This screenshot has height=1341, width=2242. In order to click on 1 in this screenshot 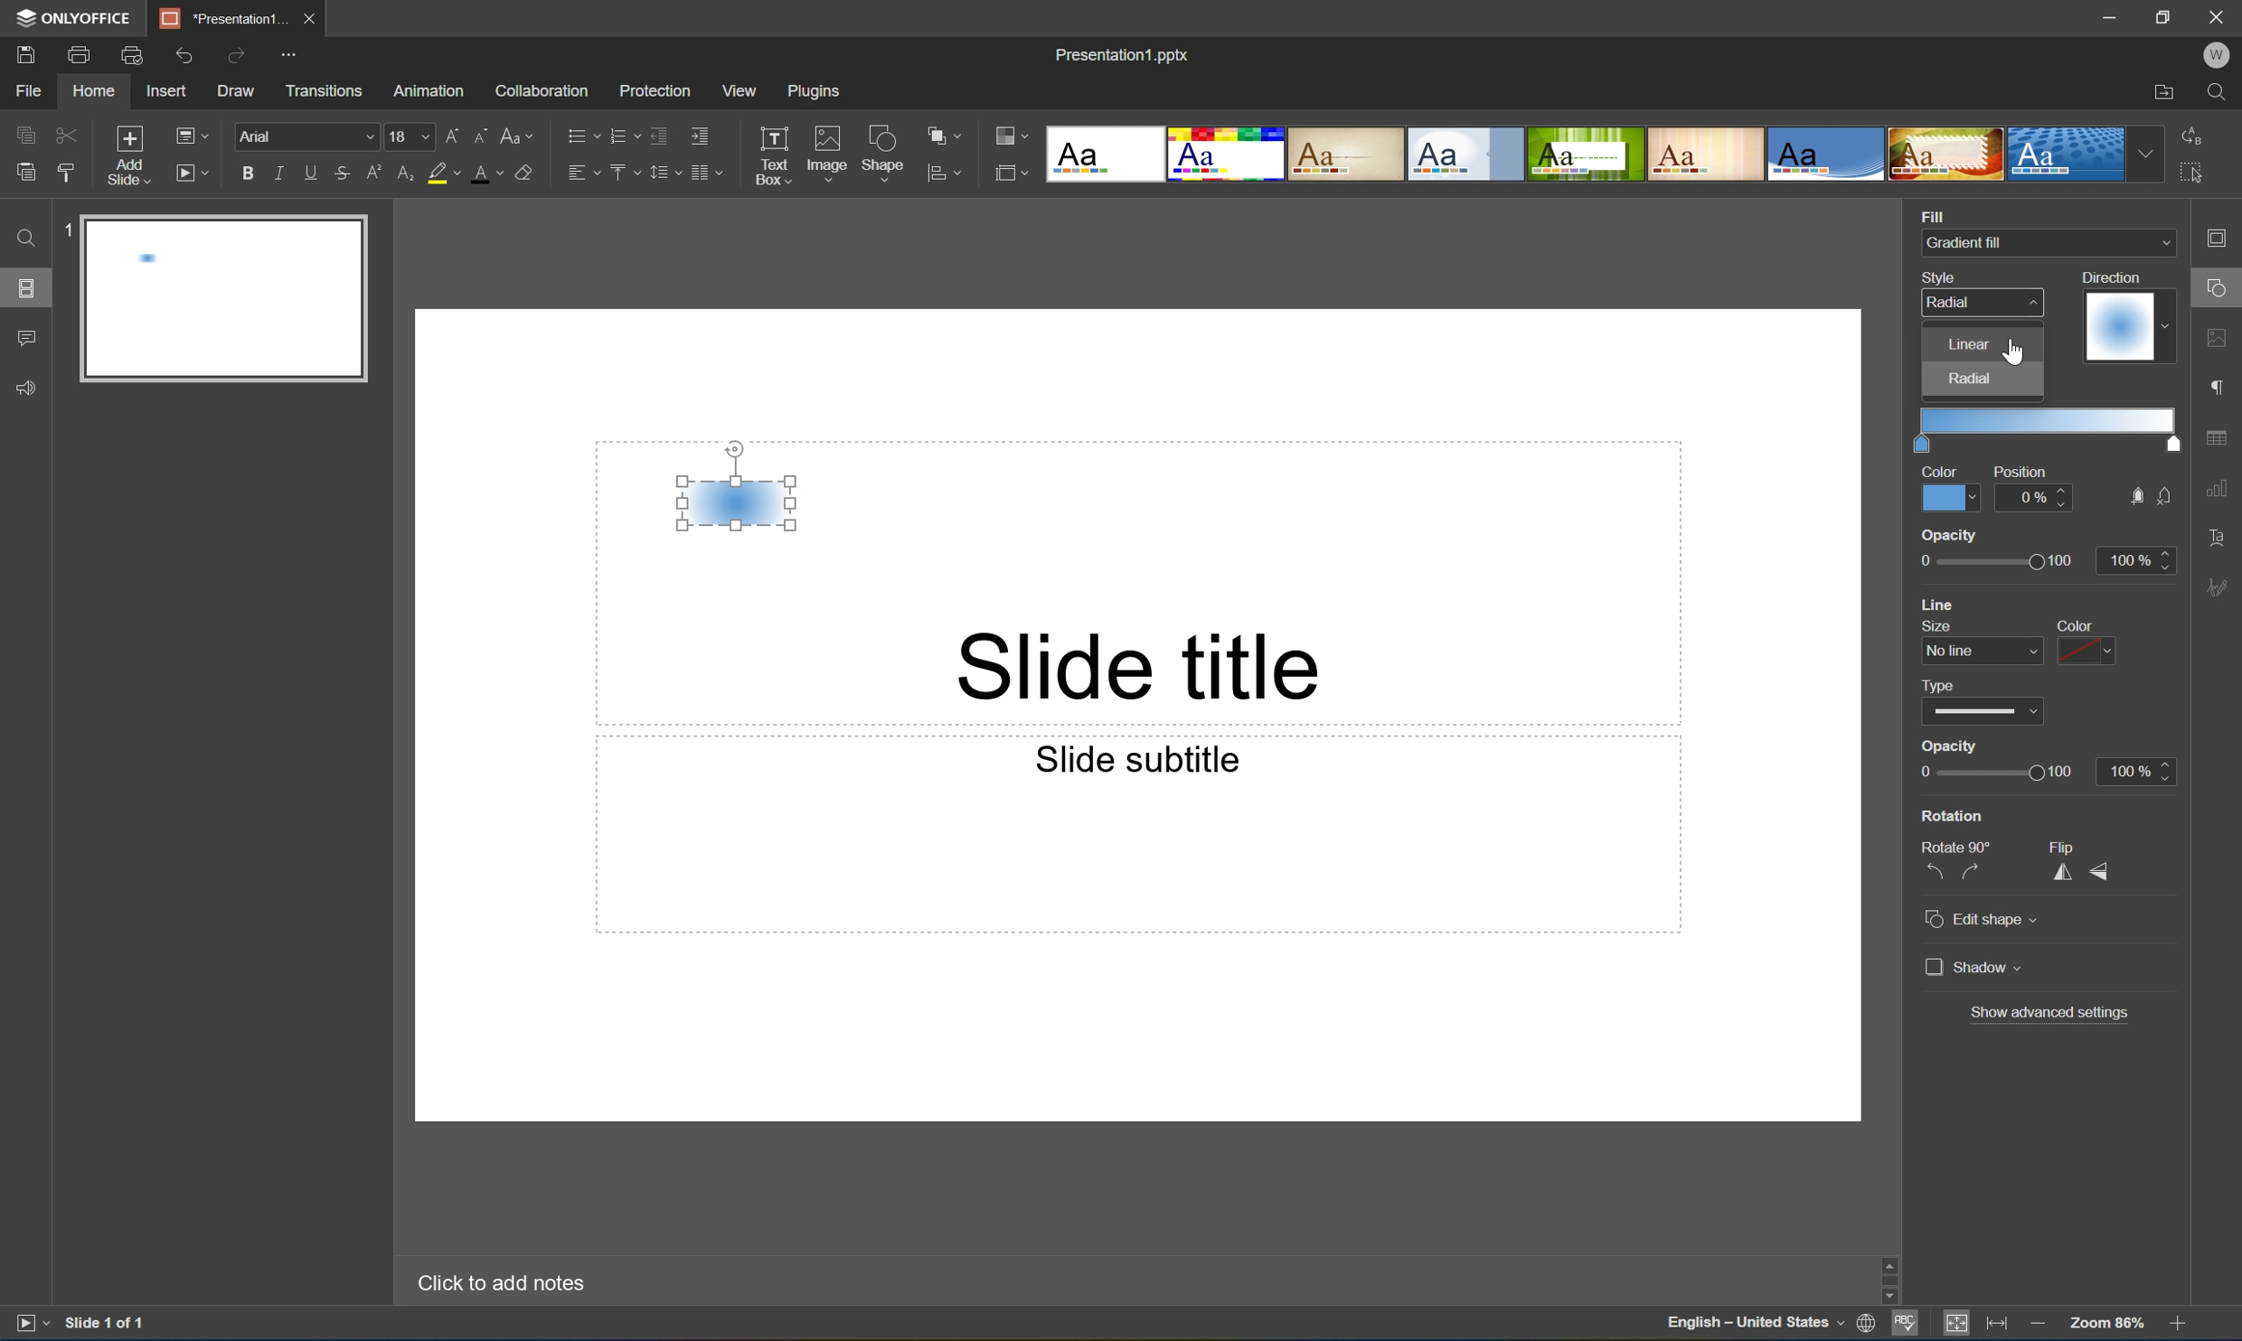, I will do `click(65, 235)`.